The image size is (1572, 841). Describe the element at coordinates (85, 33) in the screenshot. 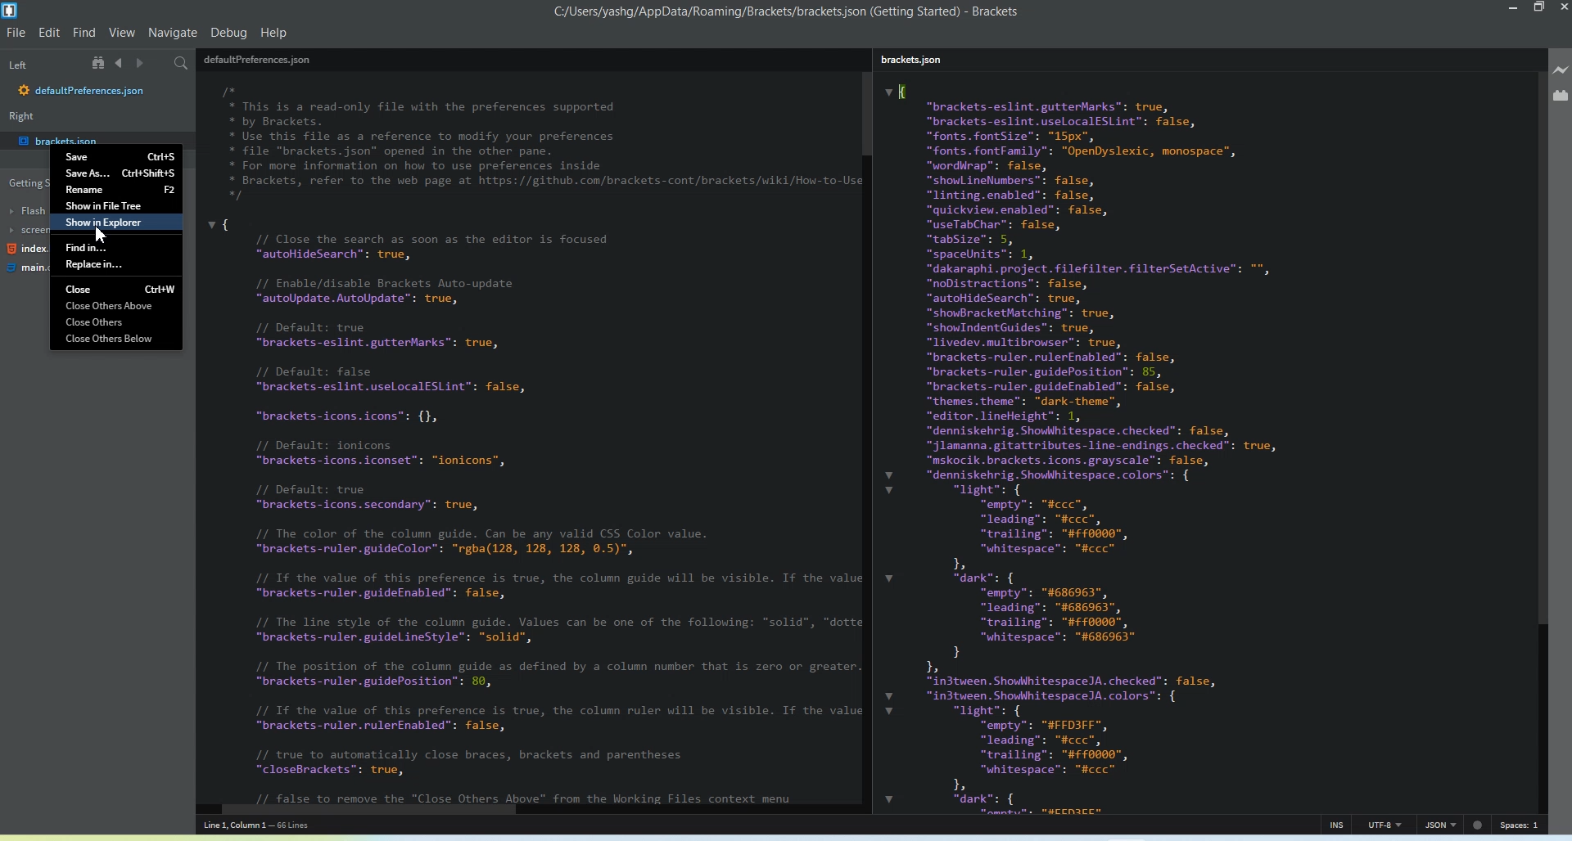

I see `Find` at that location.